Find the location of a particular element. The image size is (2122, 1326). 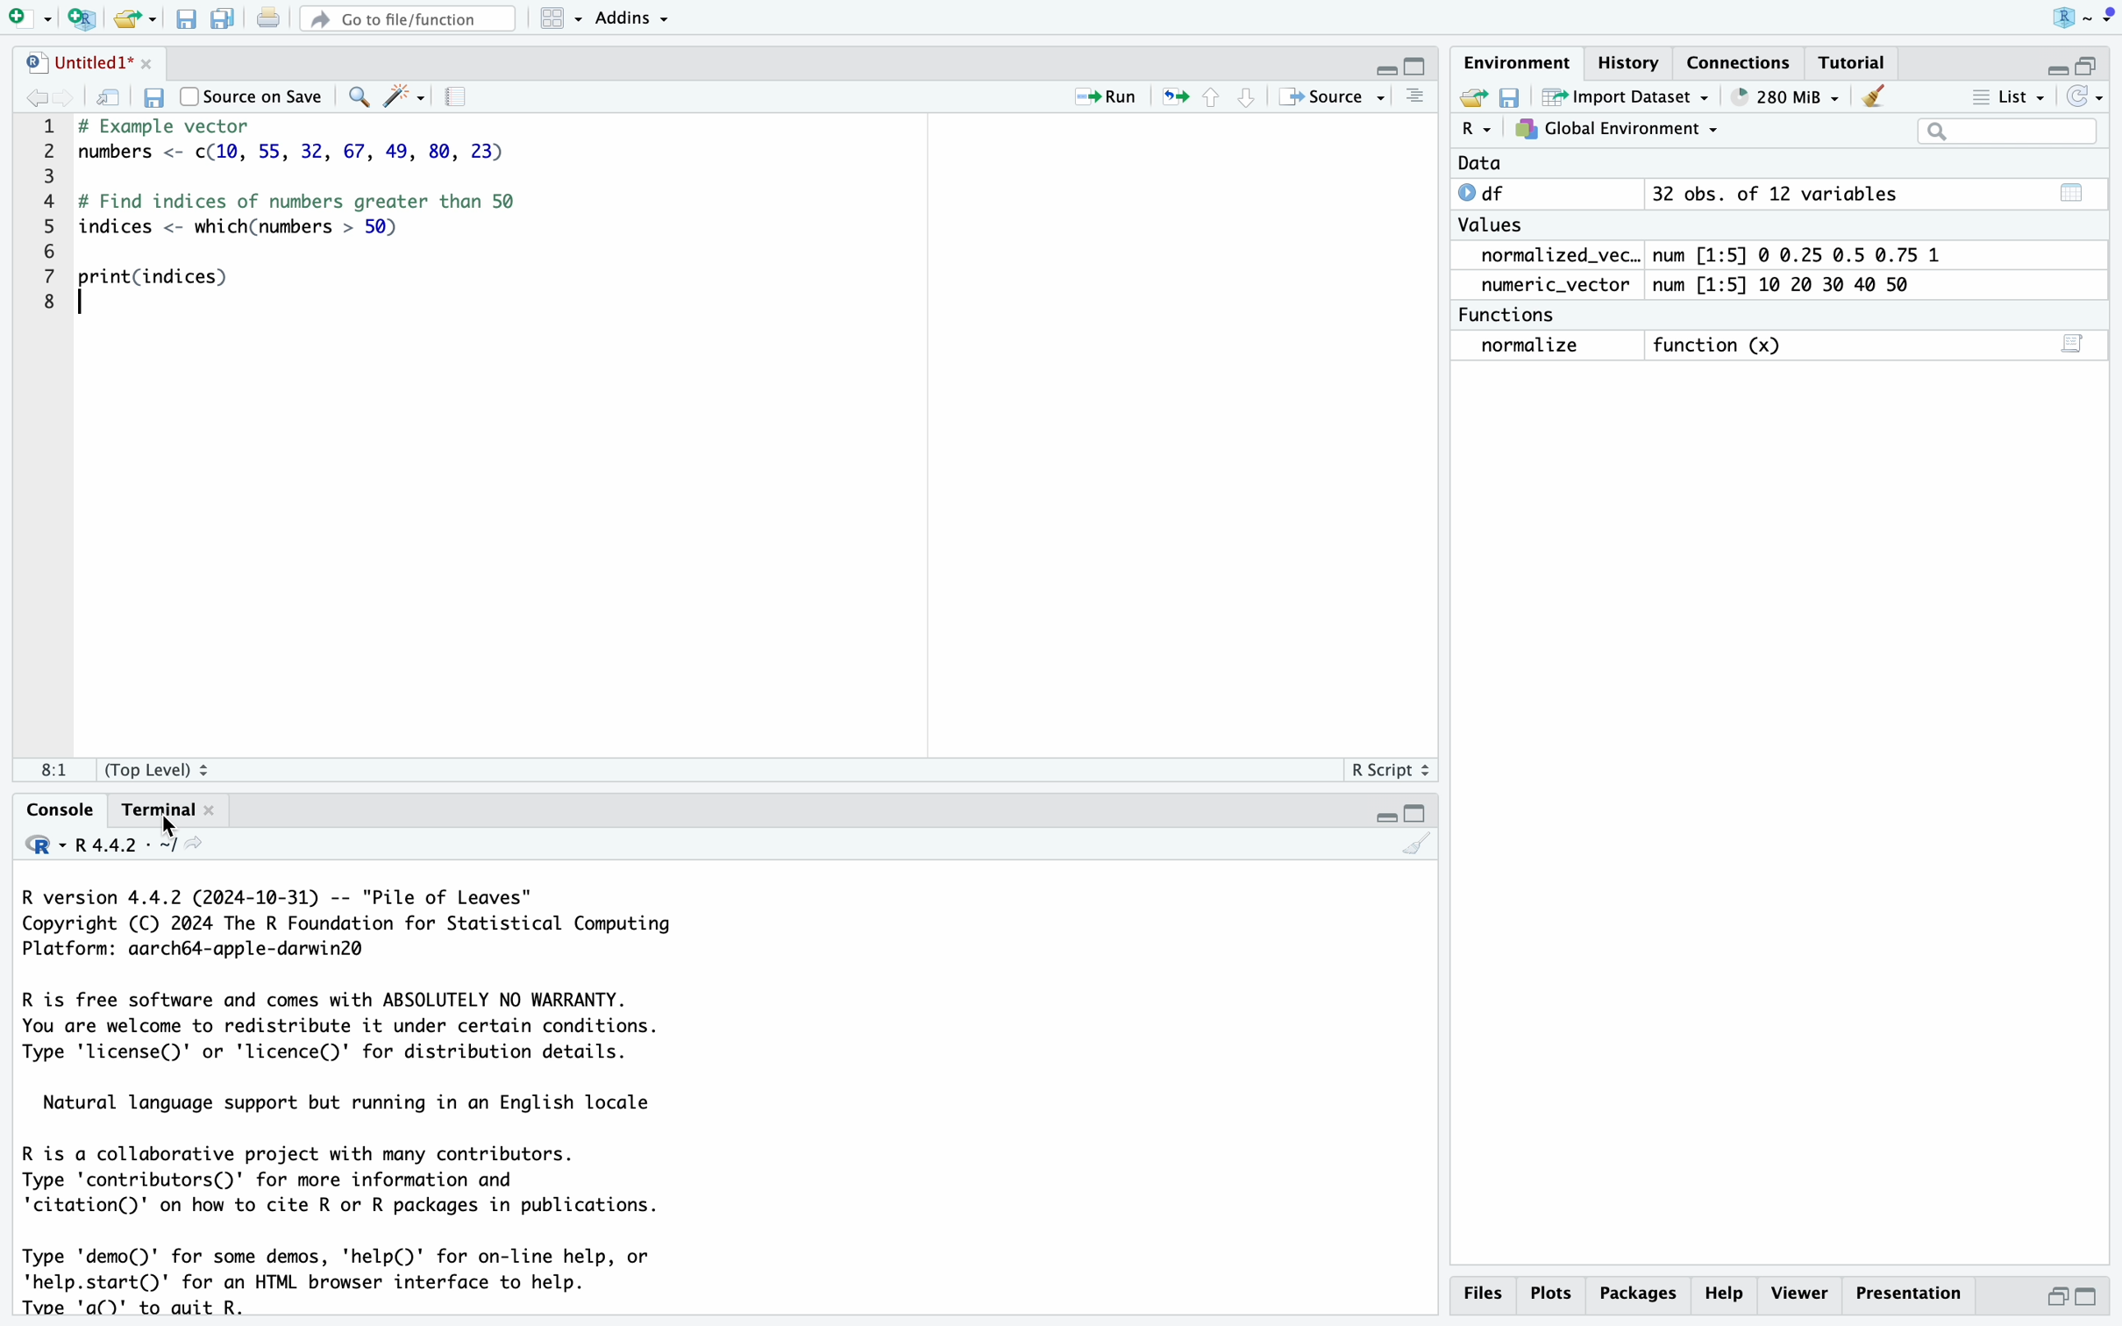

new file is located at coordinates (26, 18).